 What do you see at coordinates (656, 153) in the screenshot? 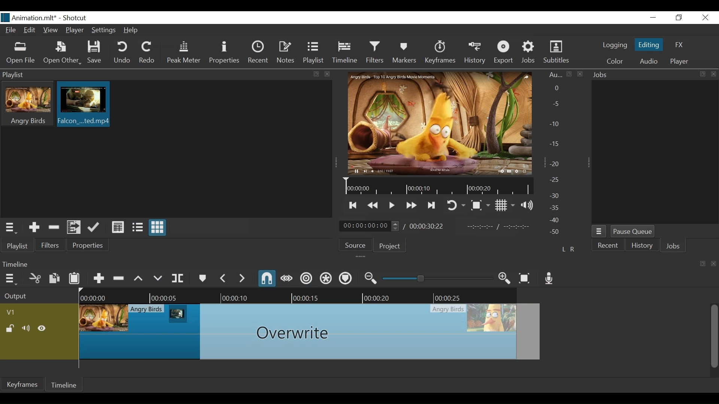
I see `Jobs Panel` at bounding box center [656, 153].